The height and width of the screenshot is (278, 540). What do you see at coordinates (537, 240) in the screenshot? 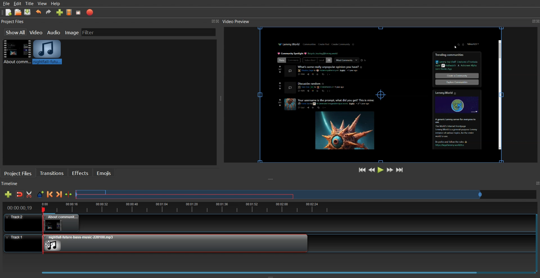
I see `Vertical Scroll Bar` at bounding box center [537, 240].